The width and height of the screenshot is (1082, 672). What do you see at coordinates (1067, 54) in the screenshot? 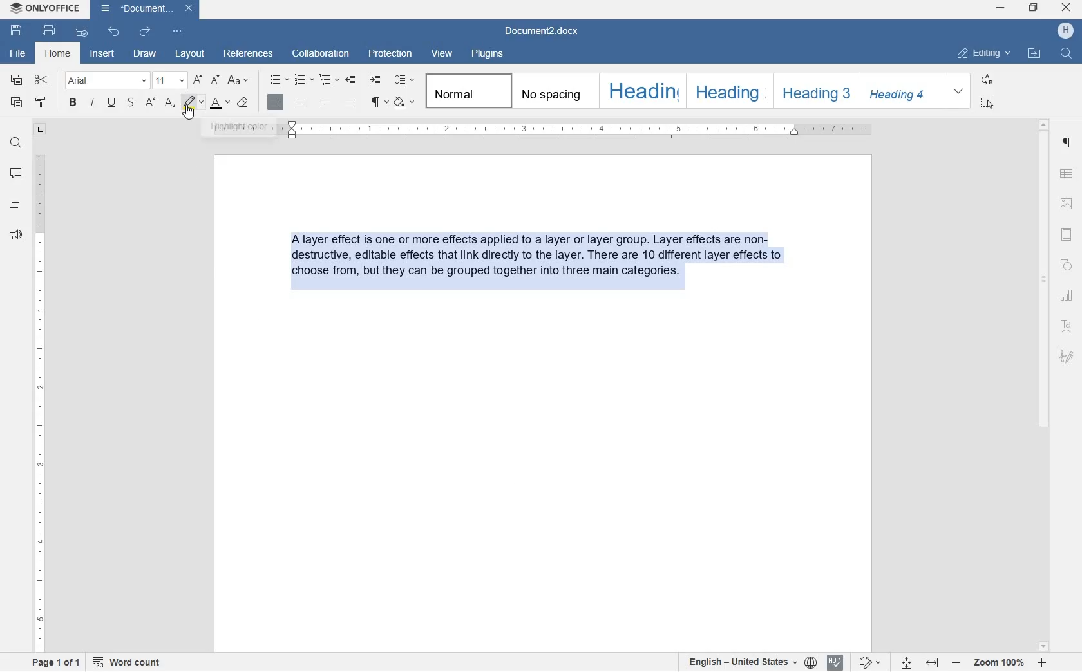
I see `find` at bounding box center [1067, 54].